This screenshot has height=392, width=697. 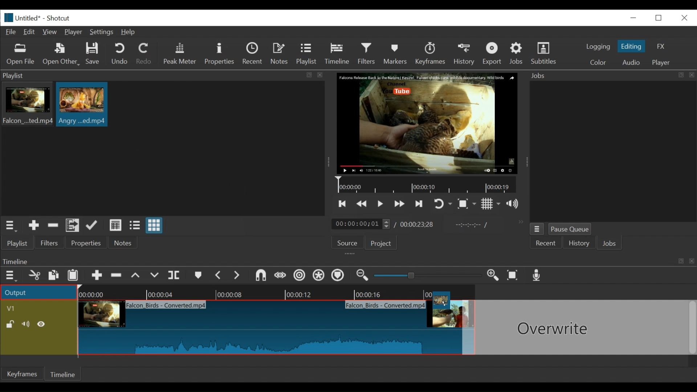 What do you see at coordinates (426, 123) in the screenshot?
I see `media viewer` at bounding box center [426, 123].